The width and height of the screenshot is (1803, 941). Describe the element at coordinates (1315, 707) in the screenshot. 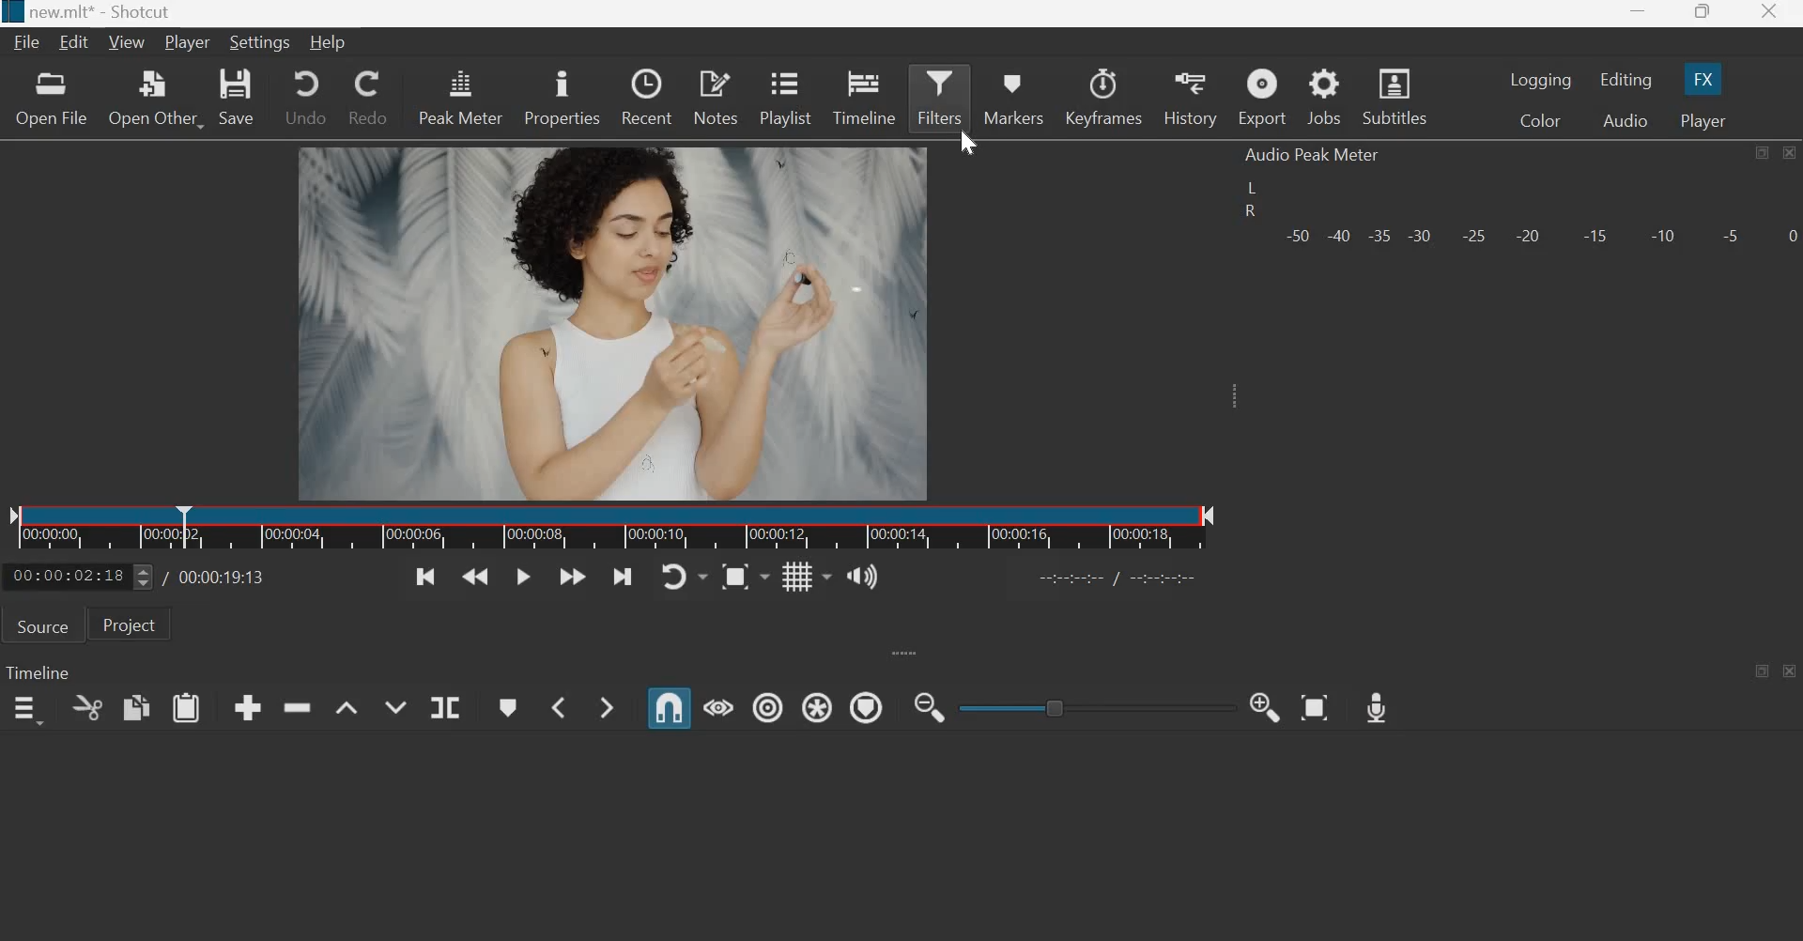

I see `Zoom Timeline to Fit` at that location.